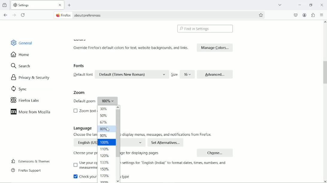 The image size is (327, 183). Describe the element at coordinates (104, 129) in the screenshot. I see `80%` at that location.